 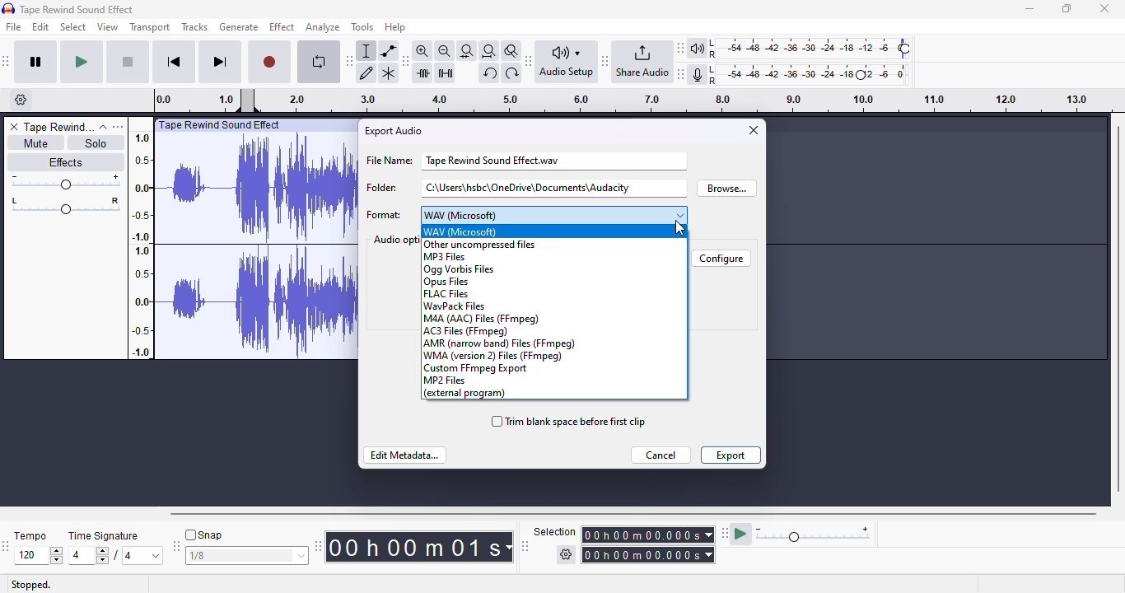 I want to click on custom FFmpeg Export, so click(x=477, y=368).